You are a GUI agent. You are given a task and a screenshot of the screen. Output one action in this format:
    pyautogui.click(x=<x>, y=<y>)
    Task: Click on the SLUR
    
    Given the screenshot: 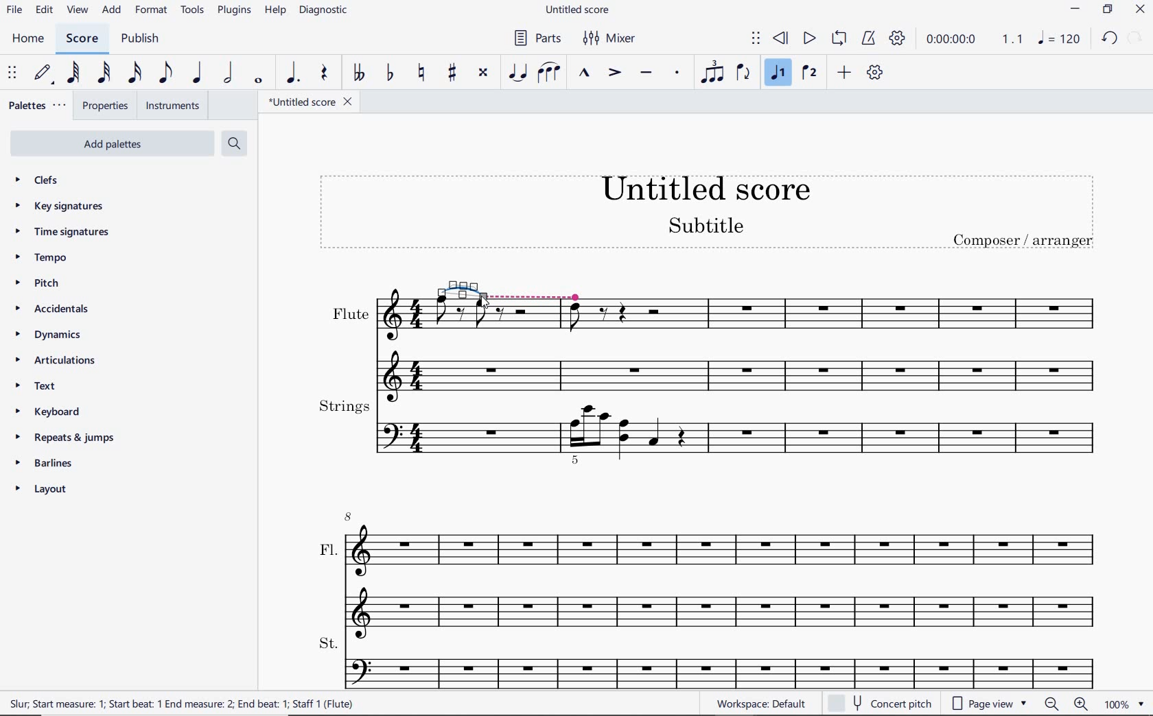 What is the action you would take?
    pyautogui.click(x=547, y=73)
    